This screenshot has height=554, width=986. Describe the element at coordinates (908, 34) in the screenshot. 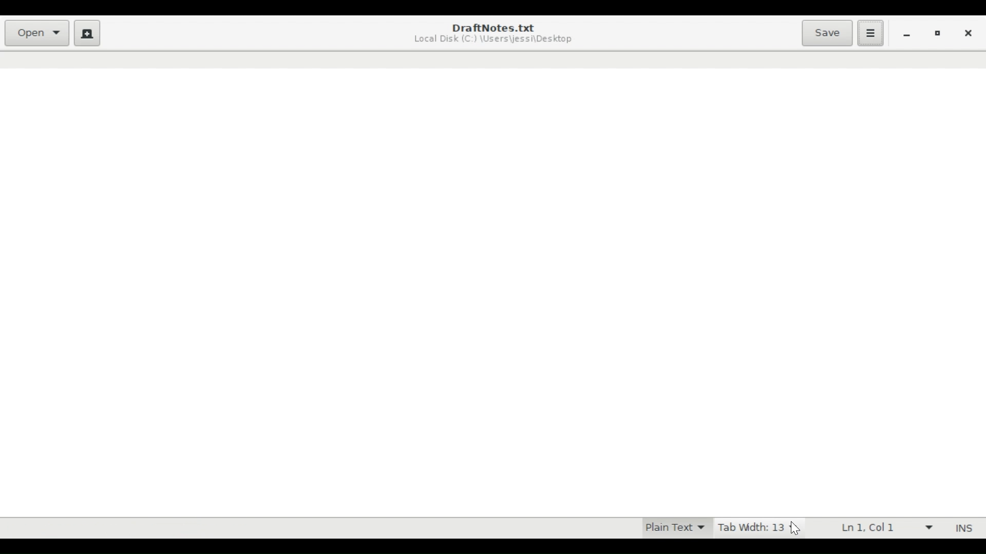

I see `minimize` at that location.